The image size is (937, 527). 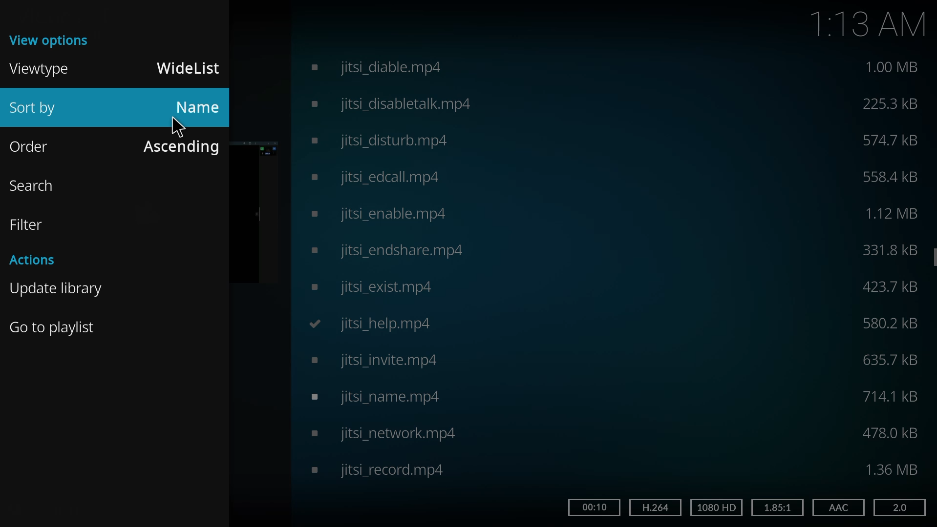 What do you see at coordinates (379, 178) in the screenshot?
I see `video` at bounding box center [379, 178].